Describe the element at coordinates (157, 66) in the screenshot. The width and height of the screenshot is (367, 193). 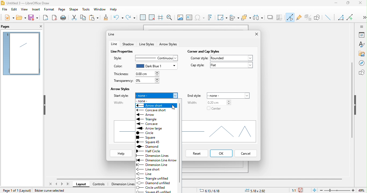
I see `dark blue 1` at that location.